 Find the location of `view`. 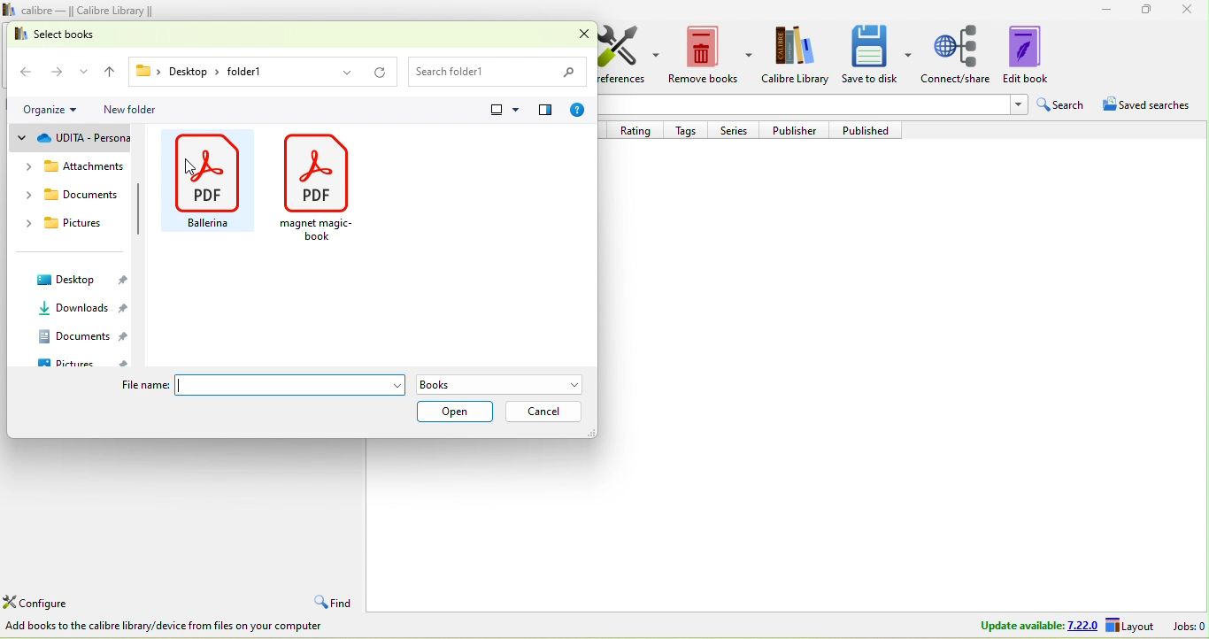

view is located at coordinates (512, 110).